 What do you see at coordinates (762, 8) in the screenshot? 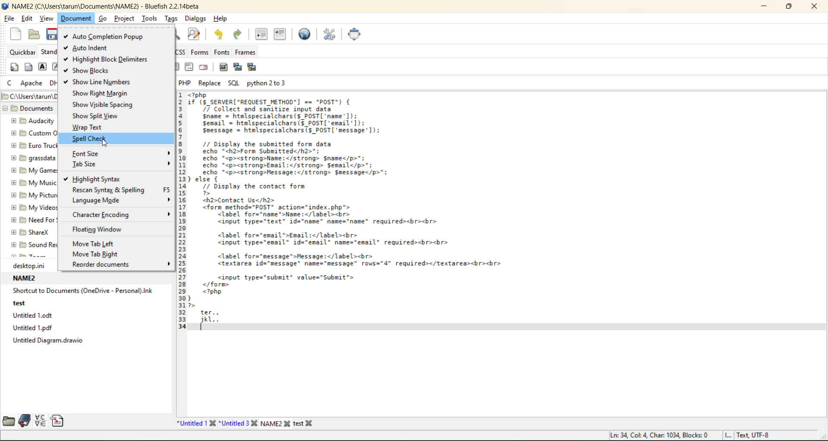
I see `minimize` at bounding box center [762, 8].